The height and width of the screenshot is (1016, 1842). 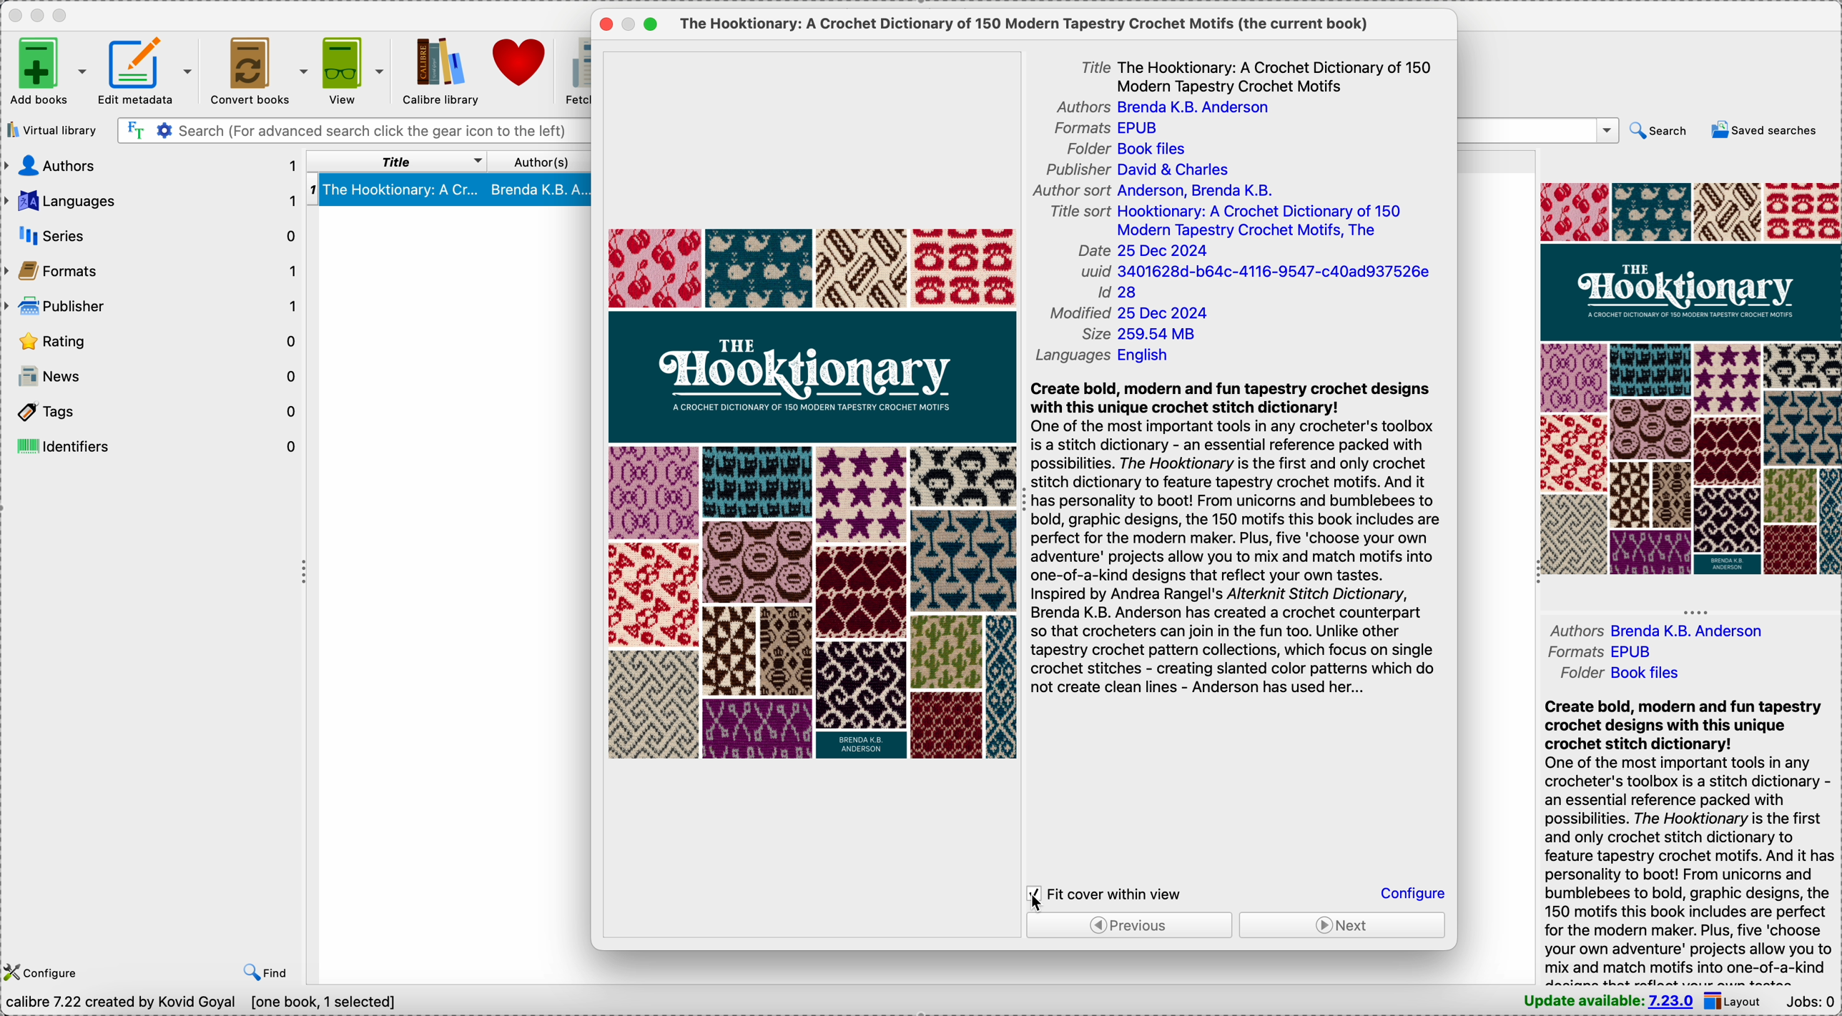 What do you see at coordinates (147, 69) in the screenshot?
I see `edit metadata` at bounding box center [147, 69].